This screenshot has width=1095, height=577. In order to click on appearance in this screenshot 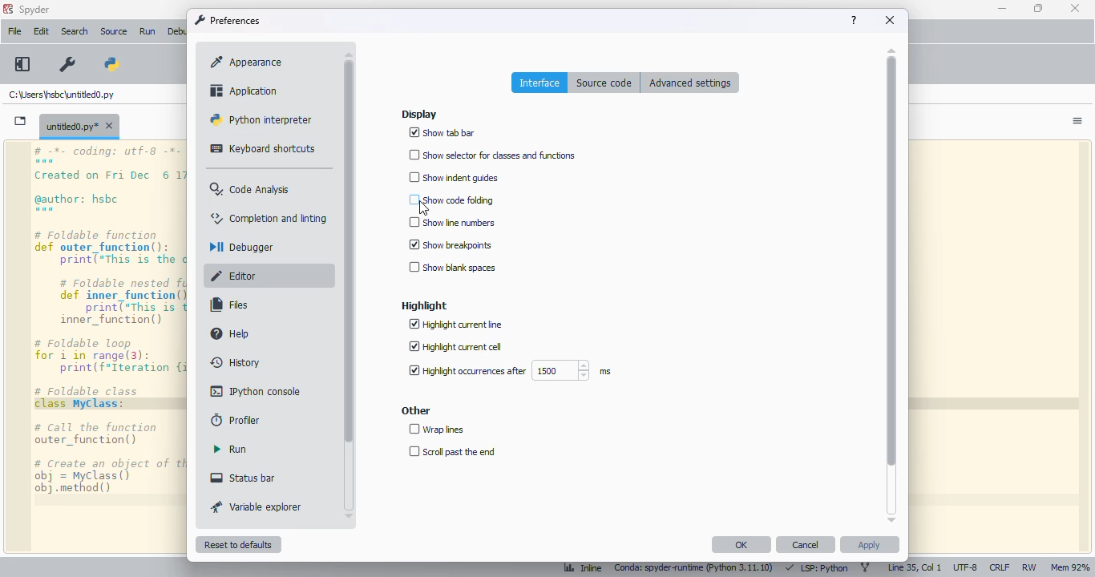, I will do `click(246, 63)`.